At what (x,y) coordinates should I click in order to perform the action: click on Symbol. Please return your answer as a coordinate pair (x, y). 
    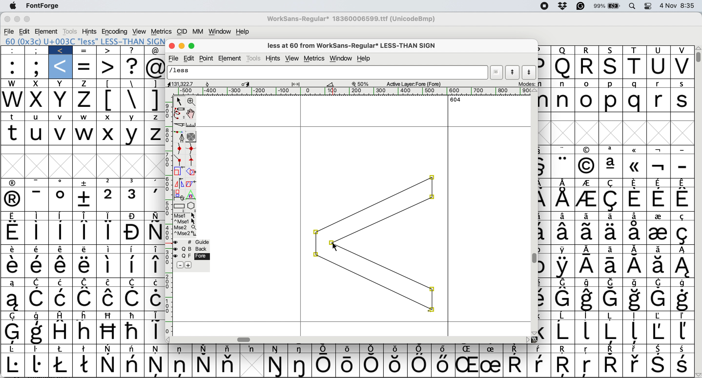
    Looking at the image, I should click on (38, 365).